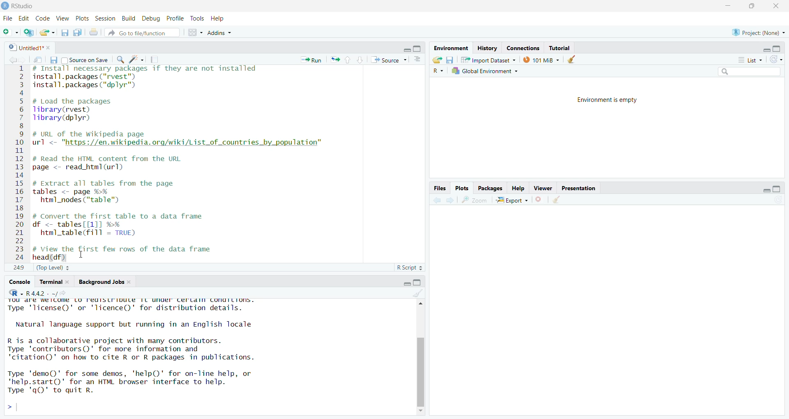 The height and width of the screenshot is (419, 789). Describe the element at coordinates (134, 325) in the screenshot. I see `Natural language support but running in an English locale` at that location.